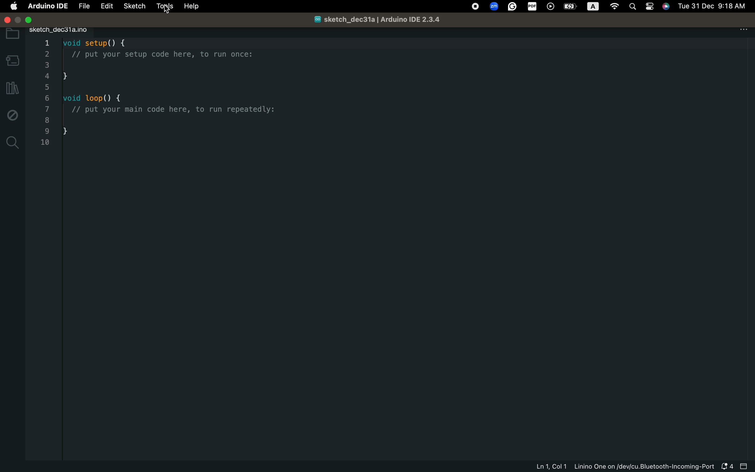 Image resolution: width=755 pixels, height=472 pixels. I want to click on text, so click(593, 7).